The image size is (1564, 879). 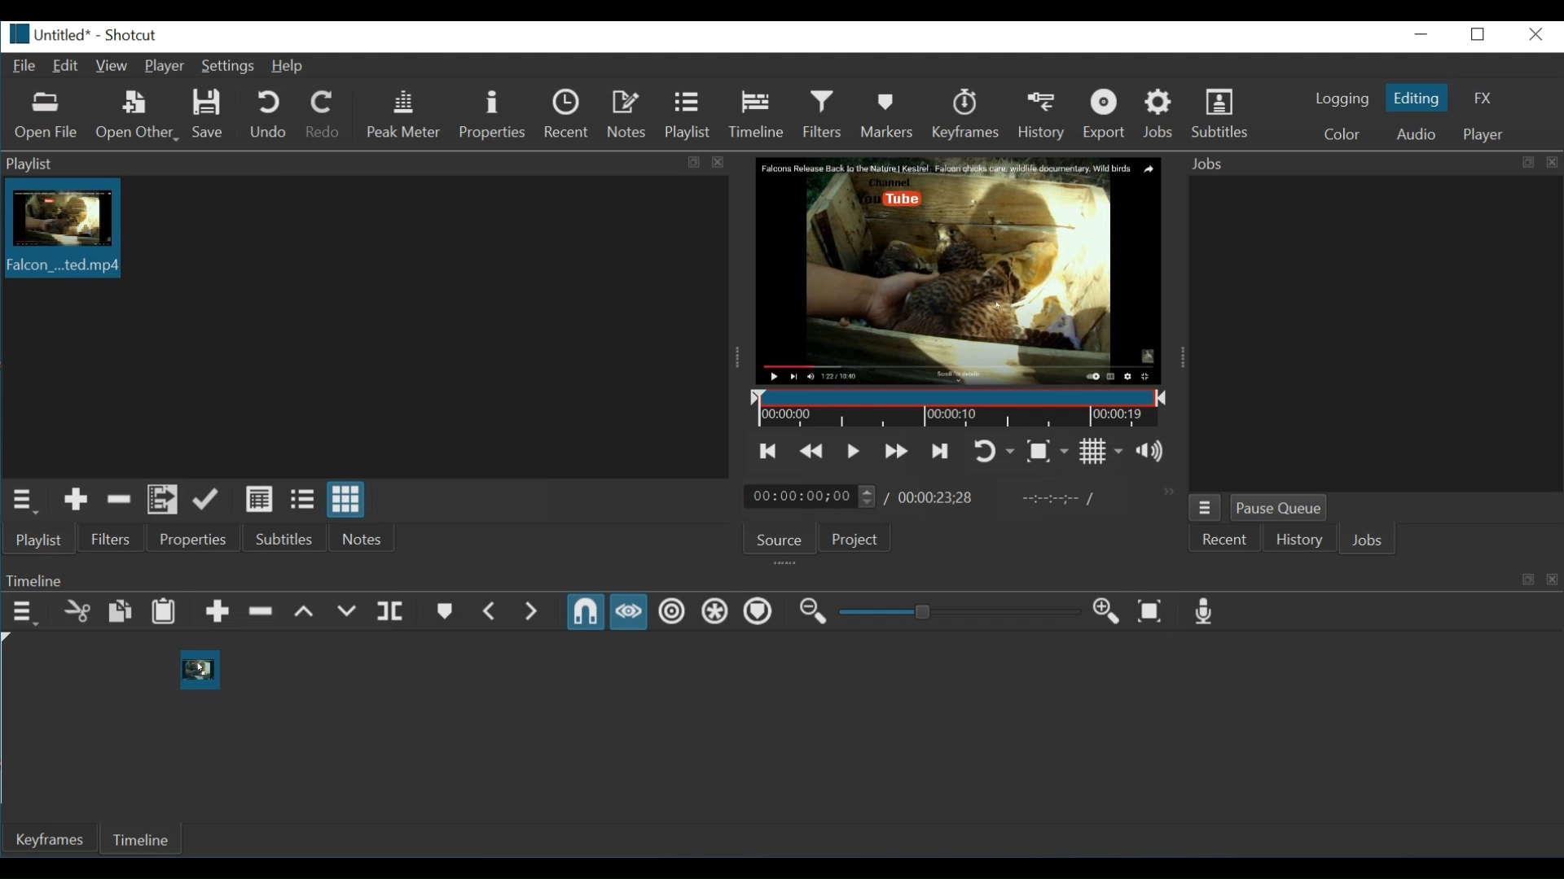 What do you see at coordinates (346, 613) in the screenshot?
I see `Overwrite` at bounding box center [346, 613].